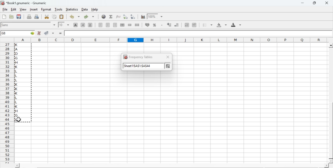 Image resolution: width=333 pixels, height=168 pixels. Describe the element at coordinates (315, 3) in the screenshot. I see `restore down` at that location.